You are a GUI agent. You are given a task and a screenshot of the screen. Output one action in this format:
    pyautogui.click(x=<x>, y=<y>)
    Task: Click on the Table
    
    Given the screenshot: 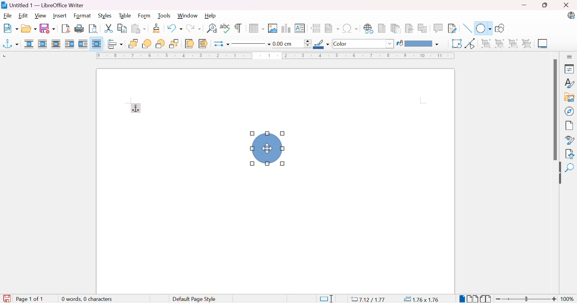 What is the action you would take?
    pyautogui.click(x=126, y=15)
    